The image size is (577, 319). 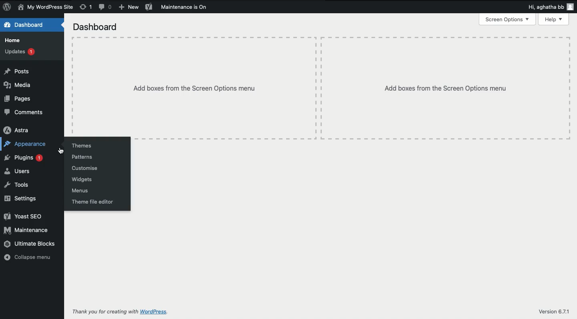 I want to click on Logo, so click(x=7, y=7).